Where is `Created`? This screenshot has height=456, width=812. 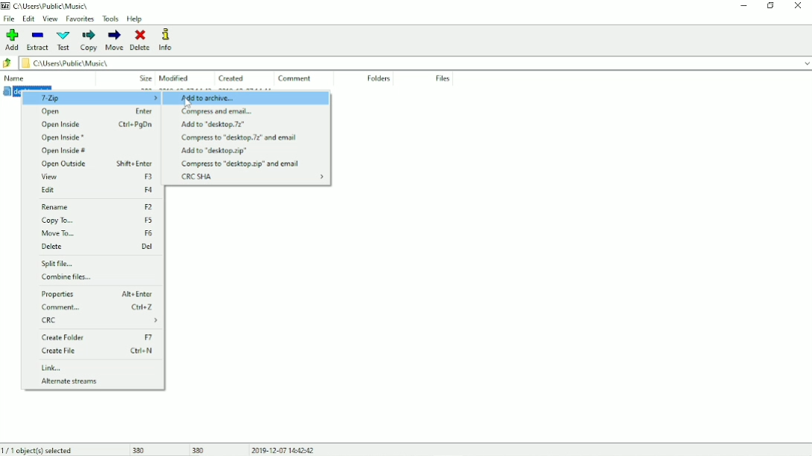 Created is located at coordinates (232, 79).